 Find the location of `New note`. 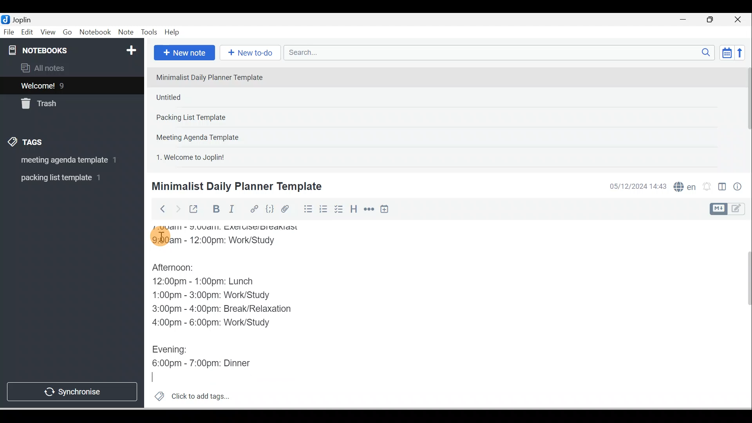

New note is located at coordinates (183, 53).